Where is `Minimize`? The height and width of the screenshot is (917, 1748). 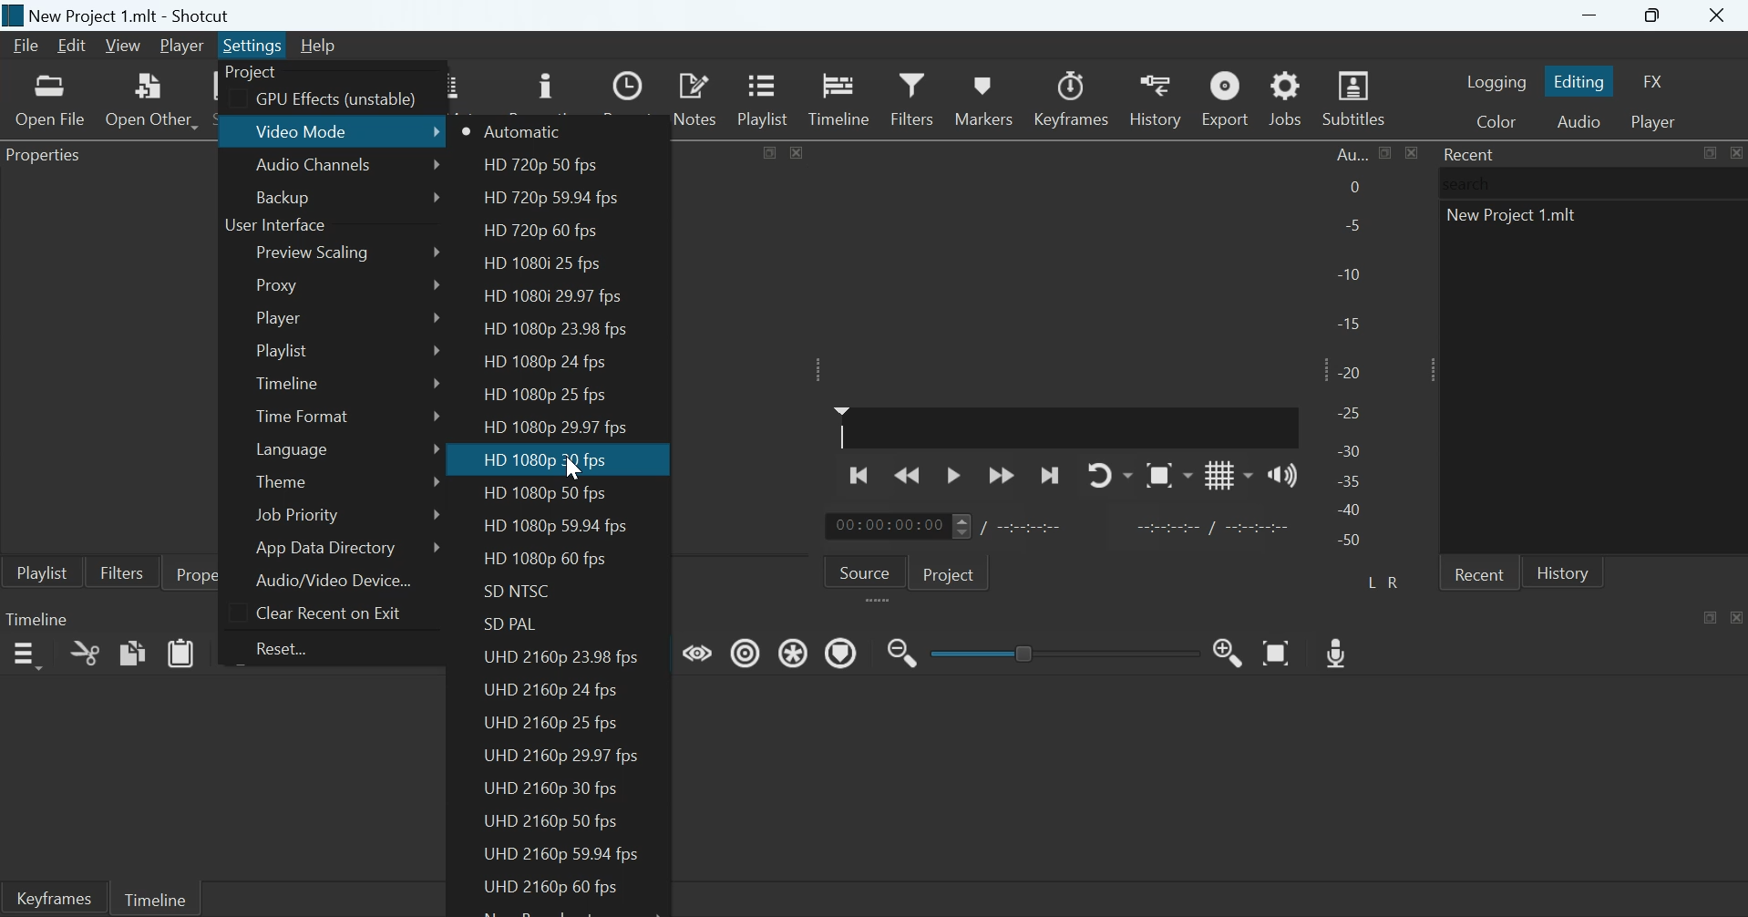 Minimize is located at coordinates (1589, 15).